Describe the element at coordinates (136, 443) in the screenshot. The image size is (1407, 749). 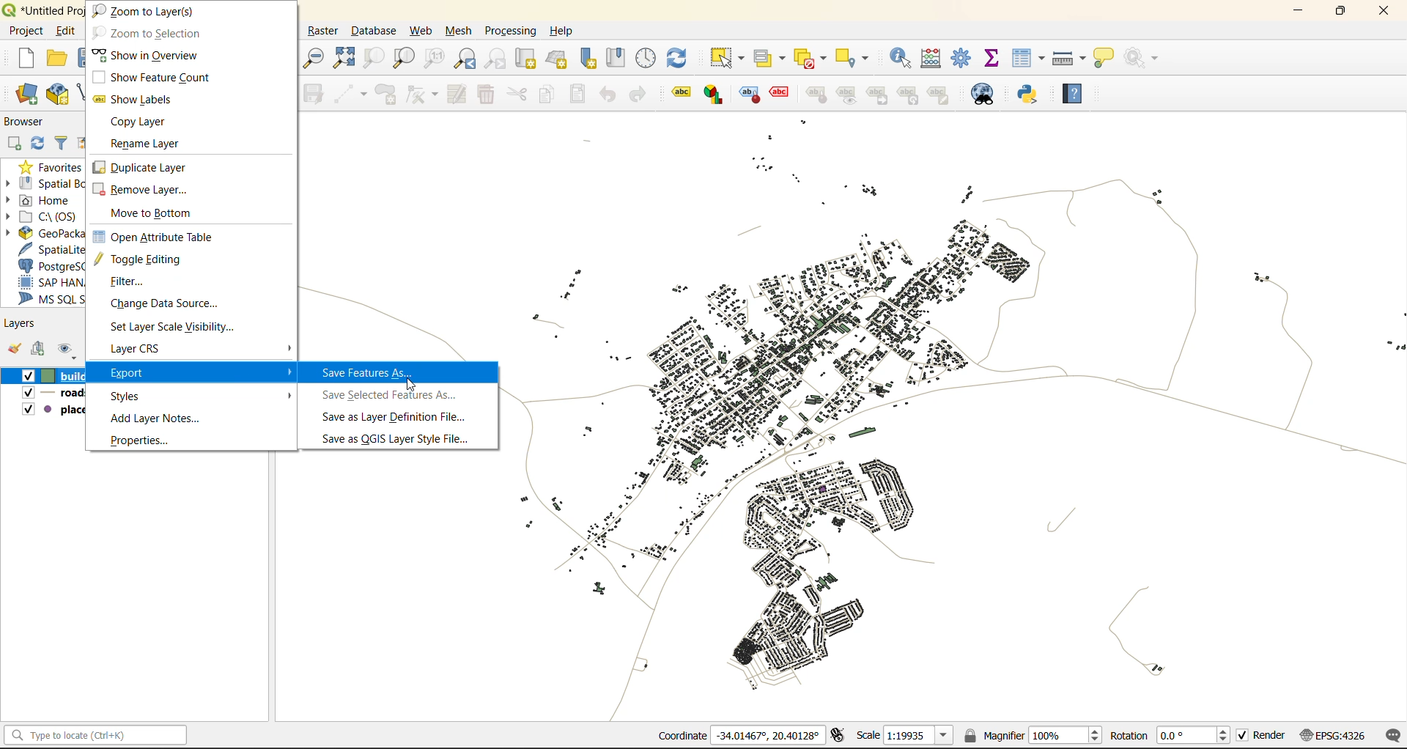
I see `properties` at that location.